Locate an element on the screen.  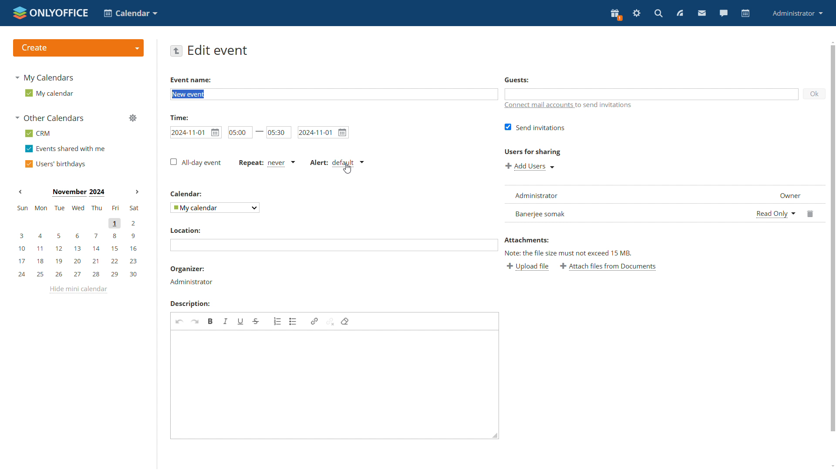
add user is located at coordinates (530, 167).